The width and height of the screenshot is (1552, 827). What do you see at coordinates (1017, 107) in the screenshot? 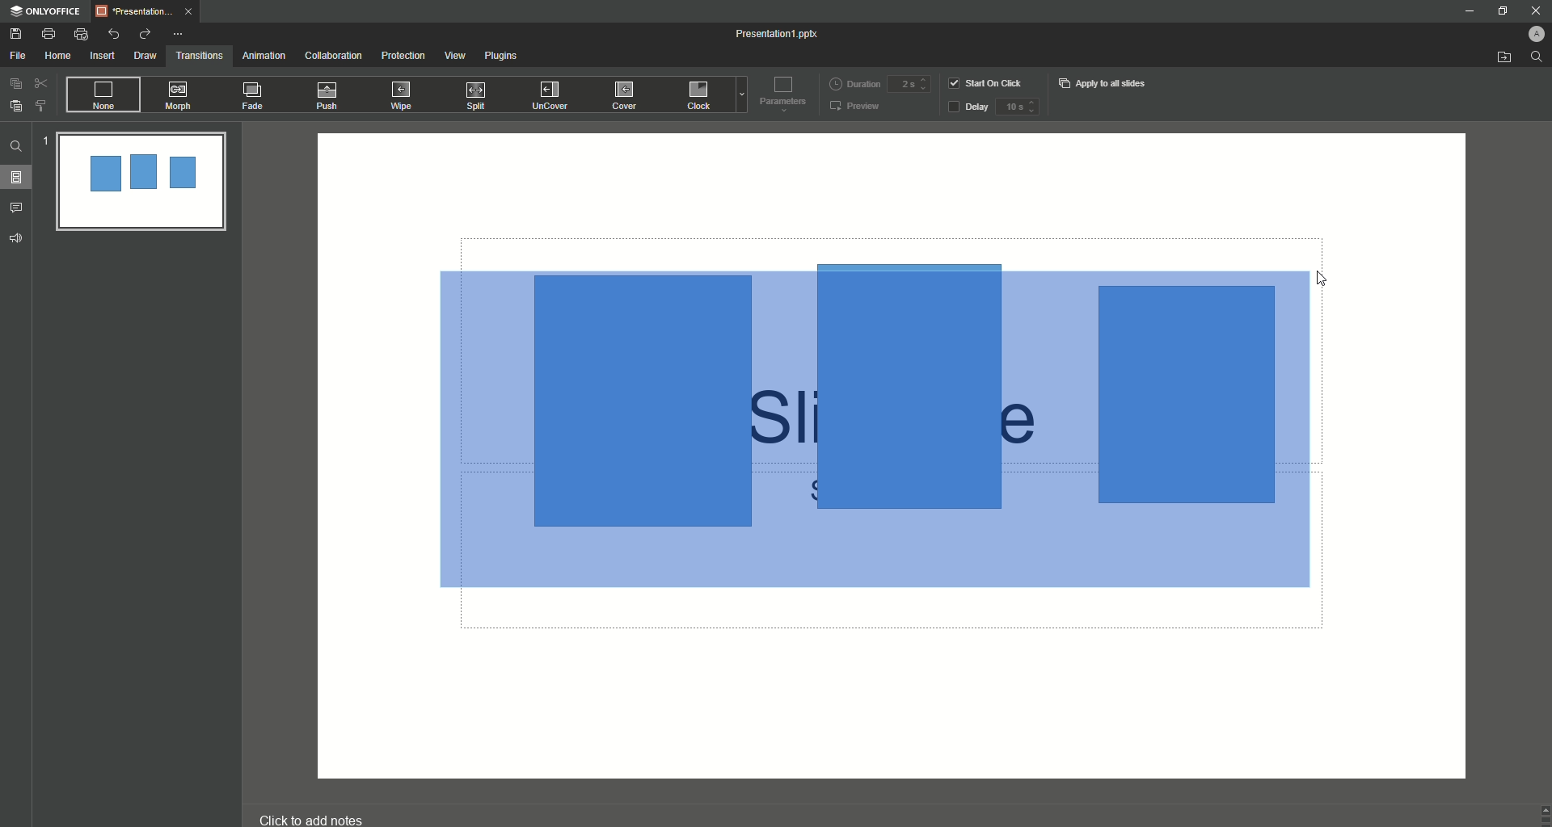
I see `delay input` at bounding box center [1017, 107].